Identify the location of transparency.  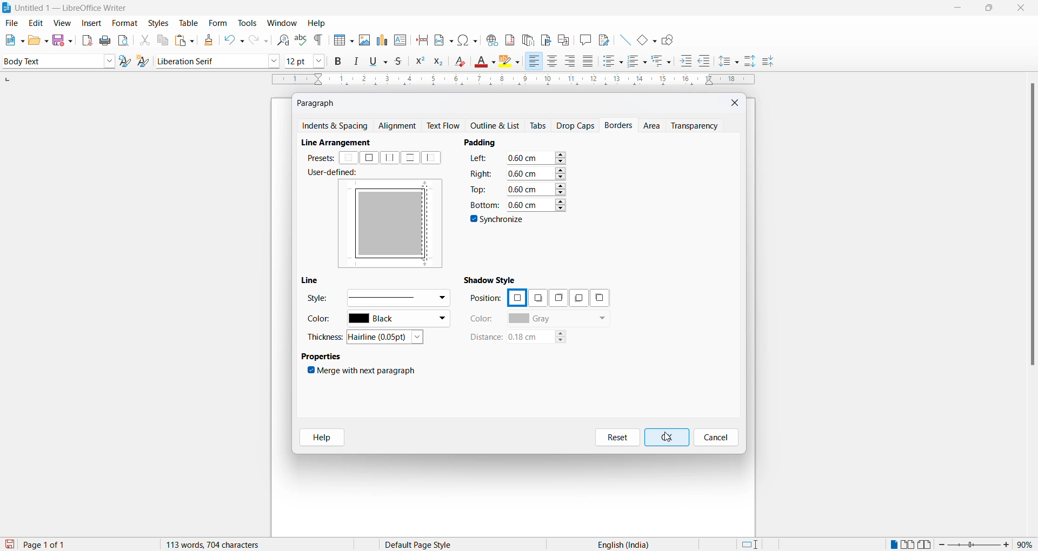
(698, 125).